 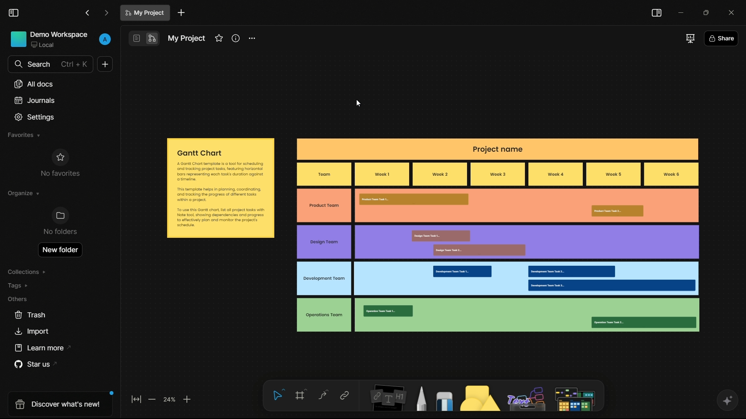 I want to click on organize, so click(x=24, y=193).